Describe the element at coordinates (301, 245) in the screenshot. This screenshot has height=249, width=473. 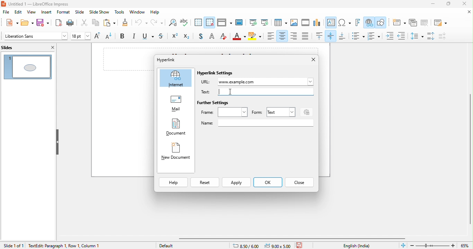
I see `save the document` at that location.